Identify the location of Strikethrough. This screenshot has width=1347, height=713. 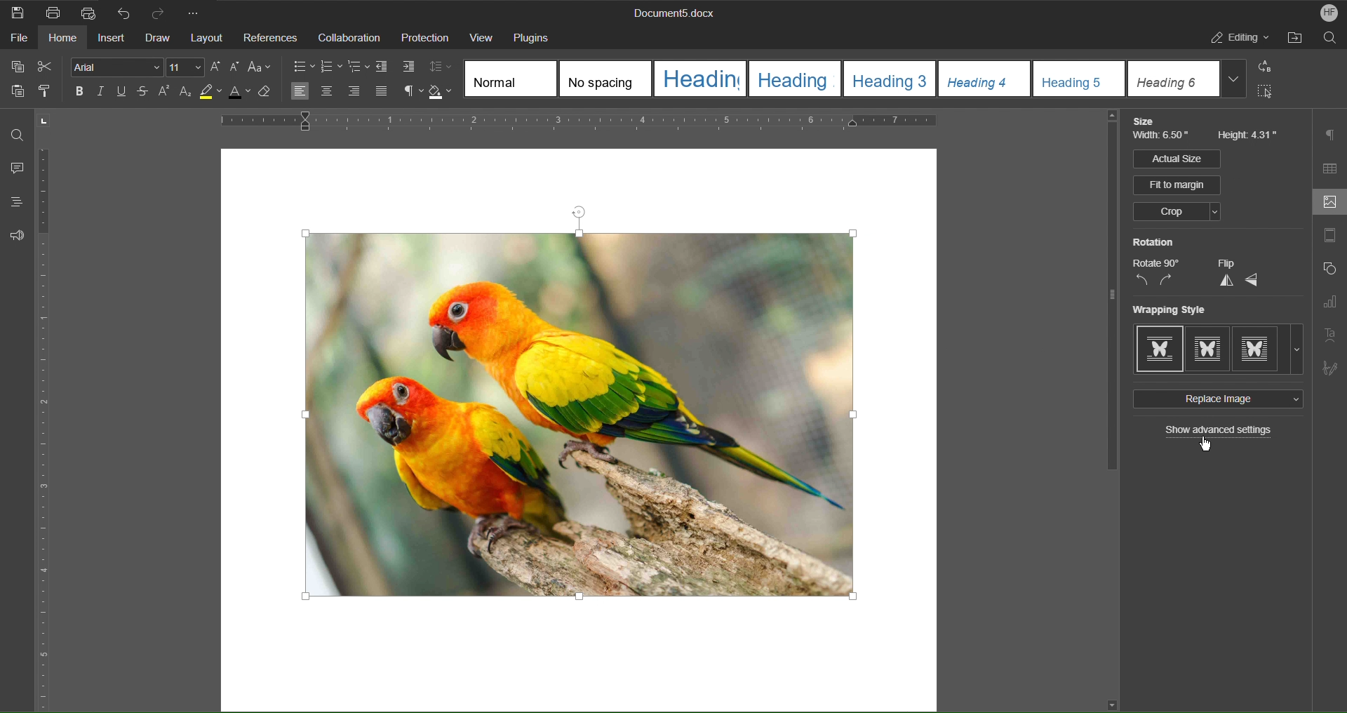
(143, 93).